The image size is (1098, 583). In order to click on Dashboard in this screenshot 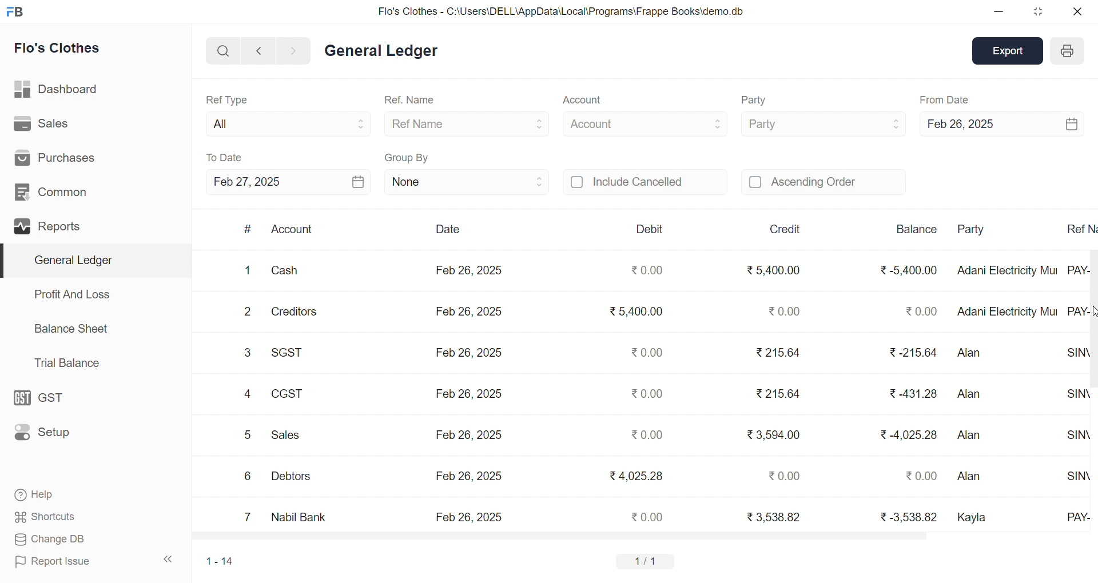, I will do `click(54, 87)`.